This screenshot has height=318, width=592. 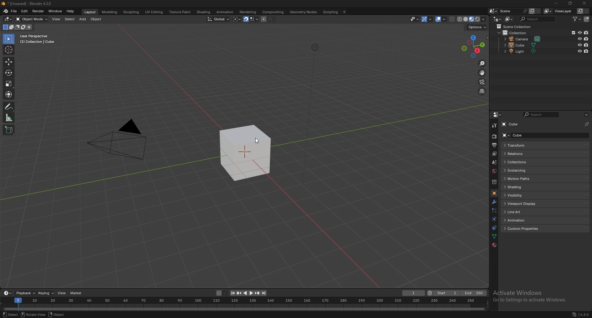 What do you see at coordinates (531, 11) in the screenshot?
I see `add scene` at bounding box center [531, 11].